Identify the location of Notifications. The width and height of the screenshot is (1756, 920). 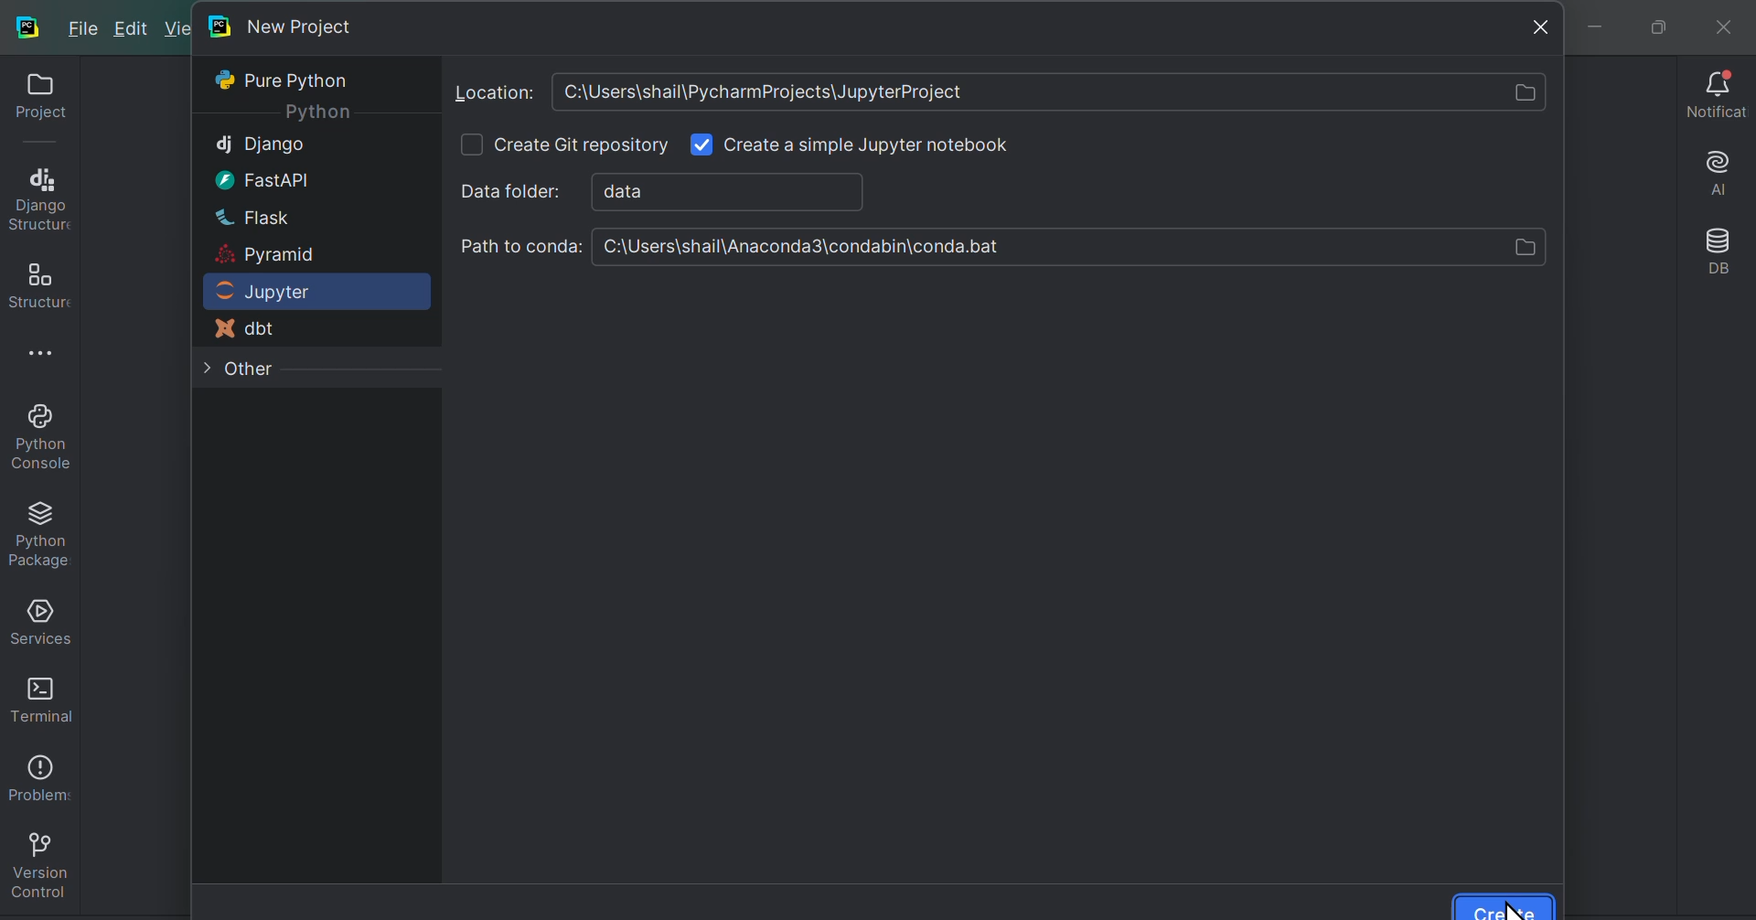
(1710, 95).